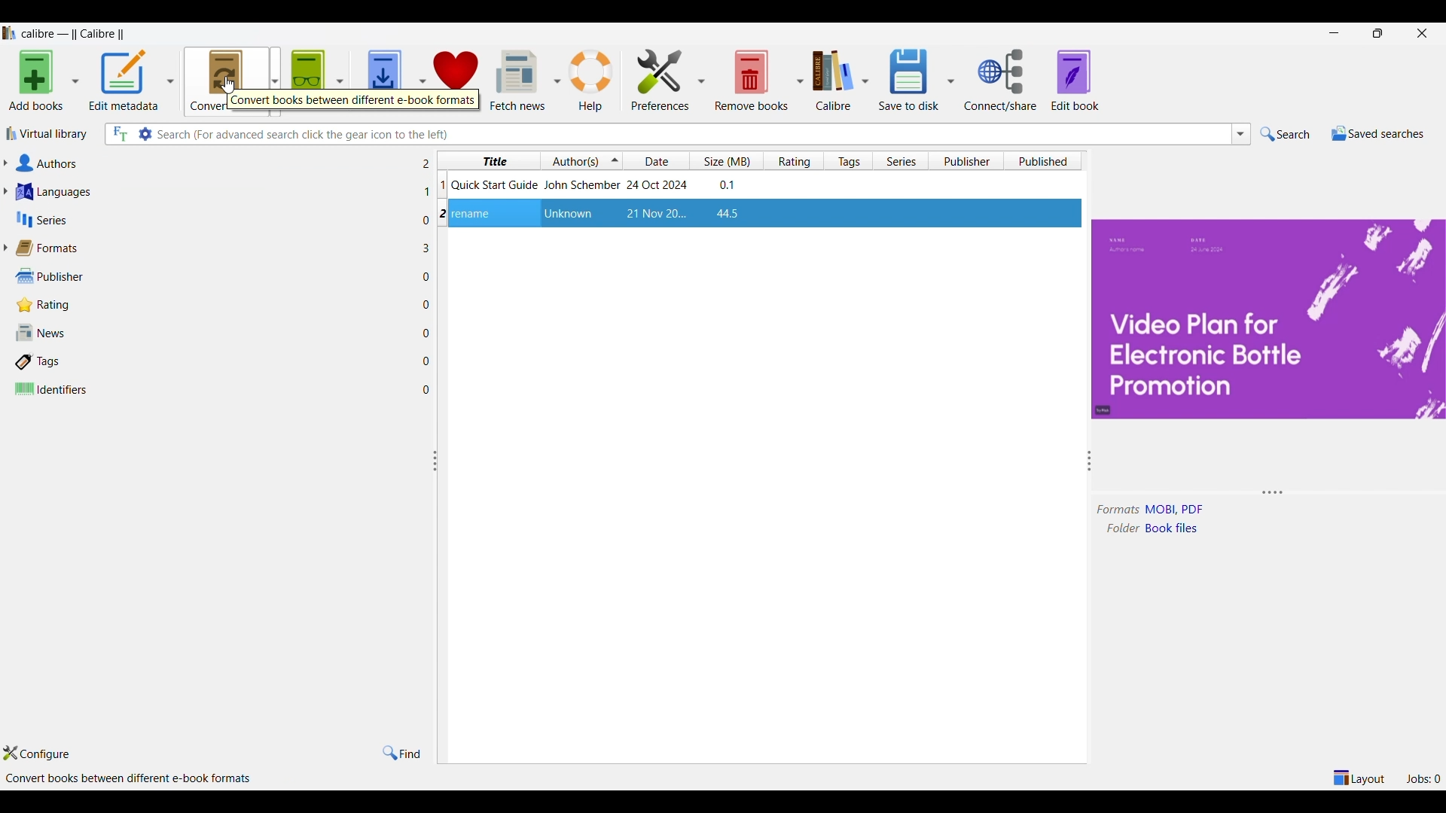  Describe the element at coordinates (1084, 576) in the screenshot. I see `Change width of panels attached to this line` at that location.